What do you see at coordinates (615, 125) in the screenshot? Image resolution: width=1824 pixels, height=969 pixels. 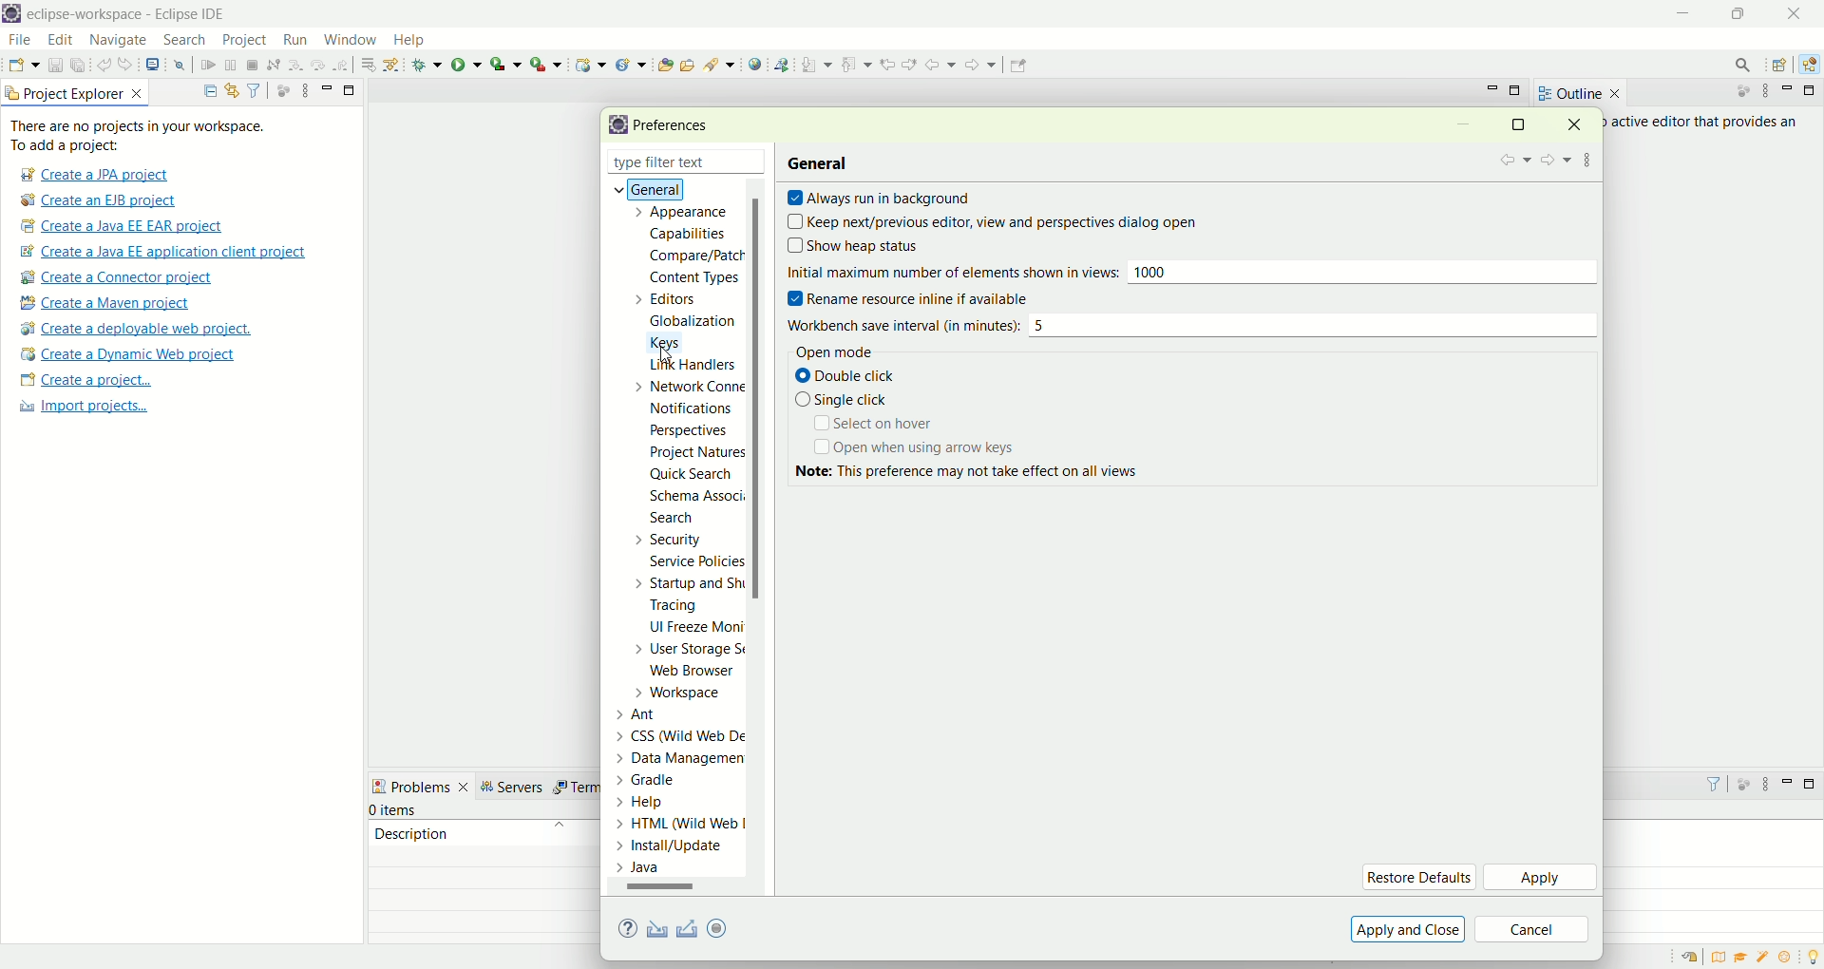 I see `logo` at bounding box center [615, 125].